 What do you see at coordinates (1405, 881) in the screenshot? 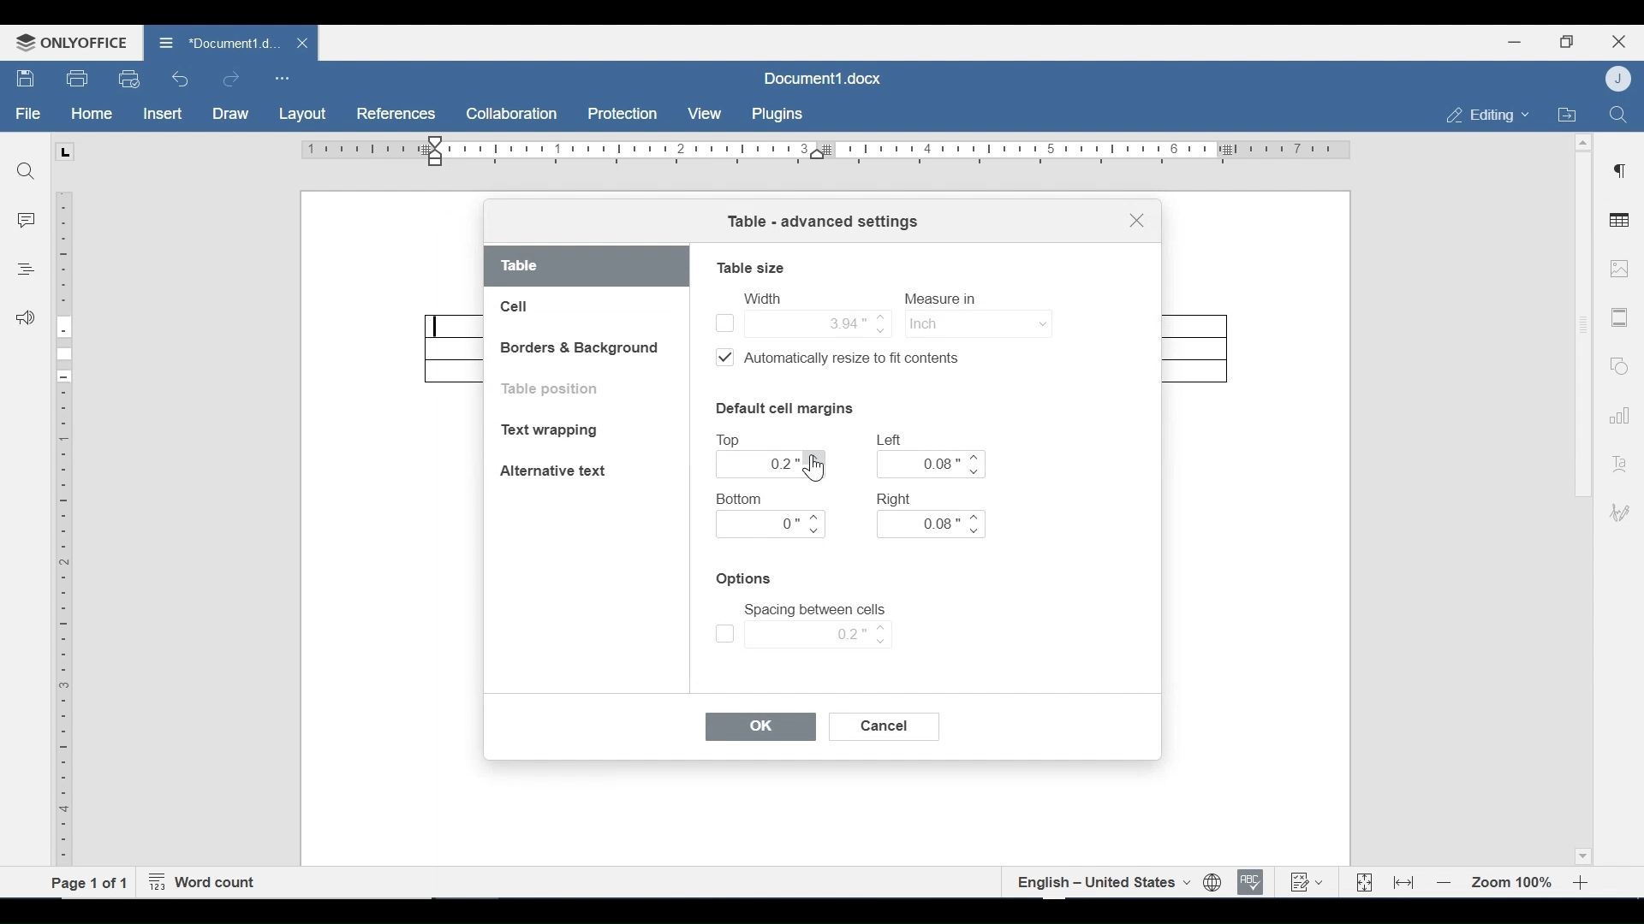
I see `Fit to Width` at bounding box center [1405, 881].